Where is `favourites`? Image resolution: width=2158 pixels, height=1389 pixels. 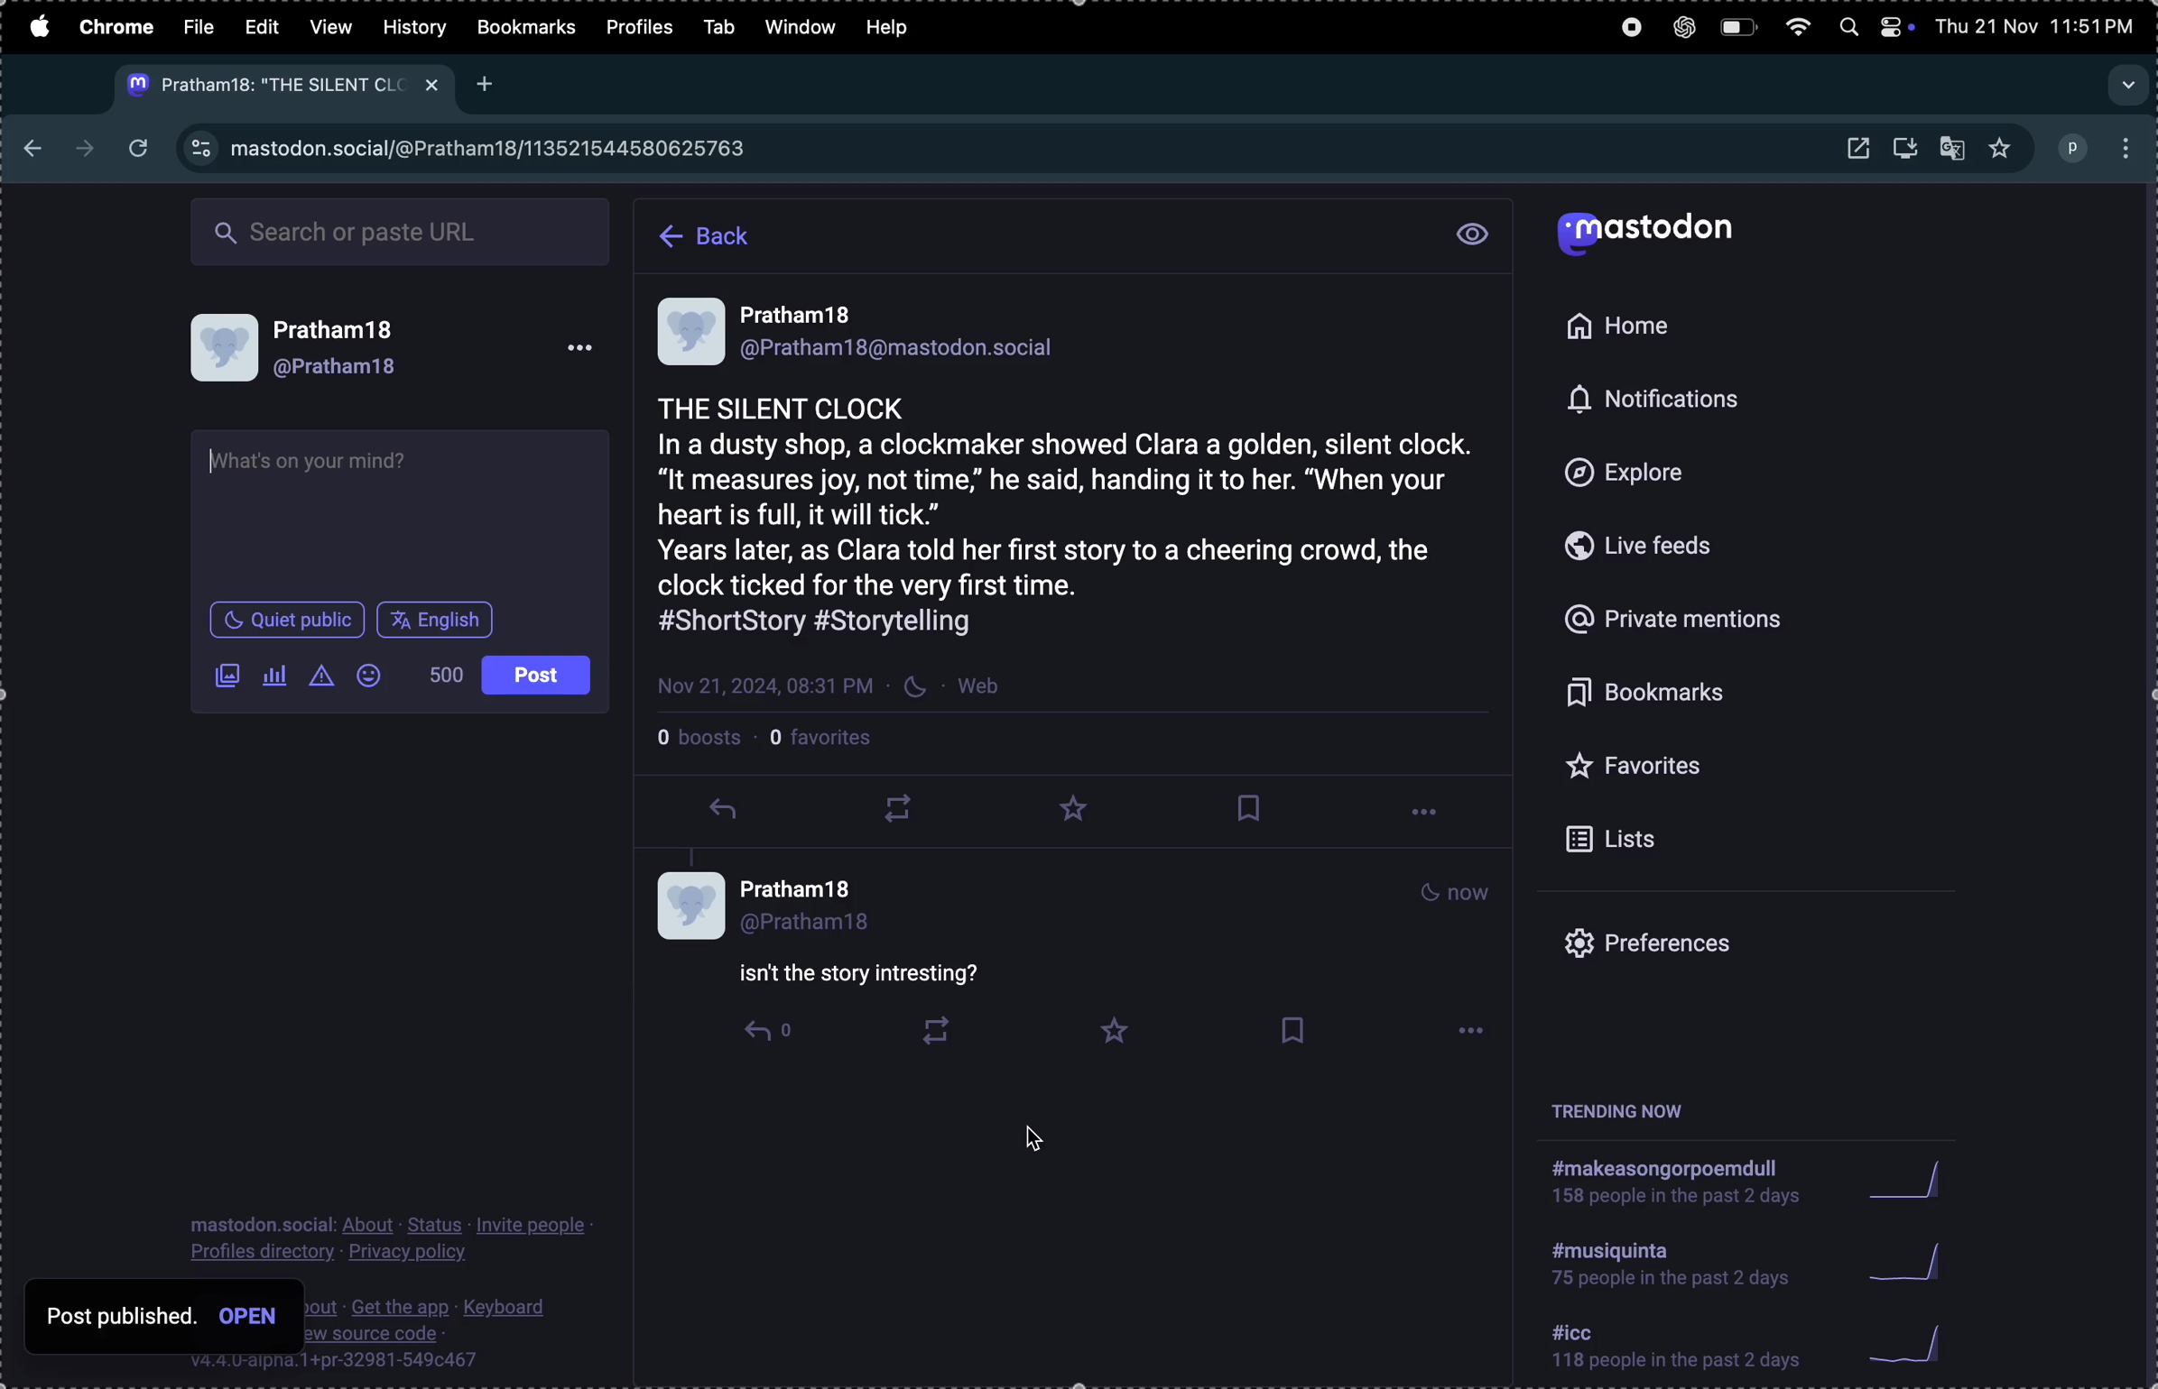 favourites is located at coordinates (831, 744).